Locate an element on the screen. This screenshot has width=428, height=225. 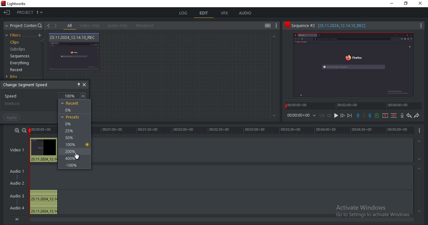
nudge one frame forward is located at coordinates (342, 116).